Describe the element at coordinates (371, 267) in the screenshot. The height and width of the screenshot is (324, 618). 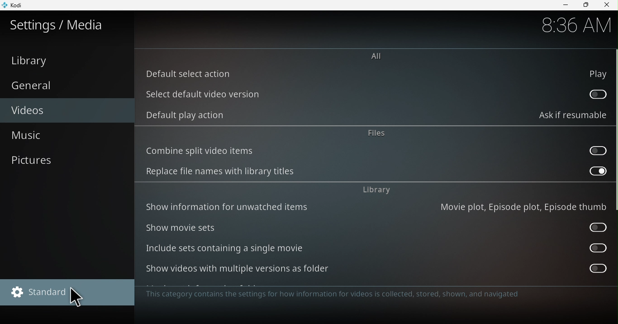
I see `Show videos with multiple versions as folder` at that location.